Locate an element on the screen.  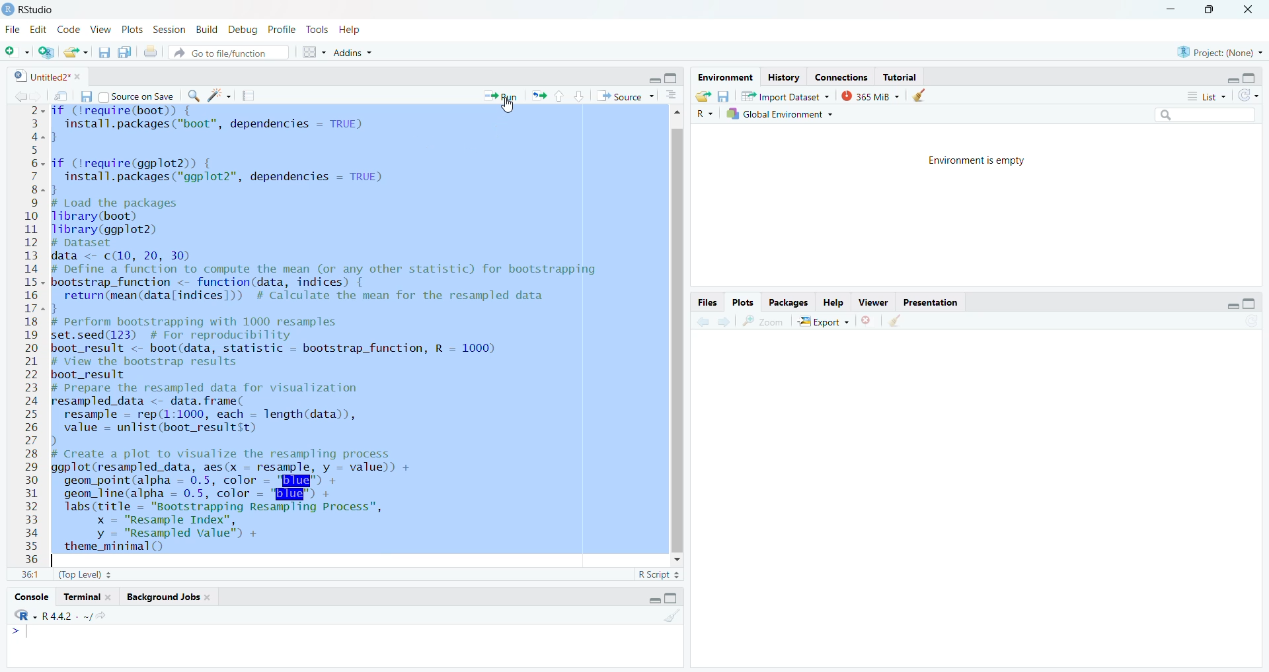
open an existing file is located at coordinates (76, 51).